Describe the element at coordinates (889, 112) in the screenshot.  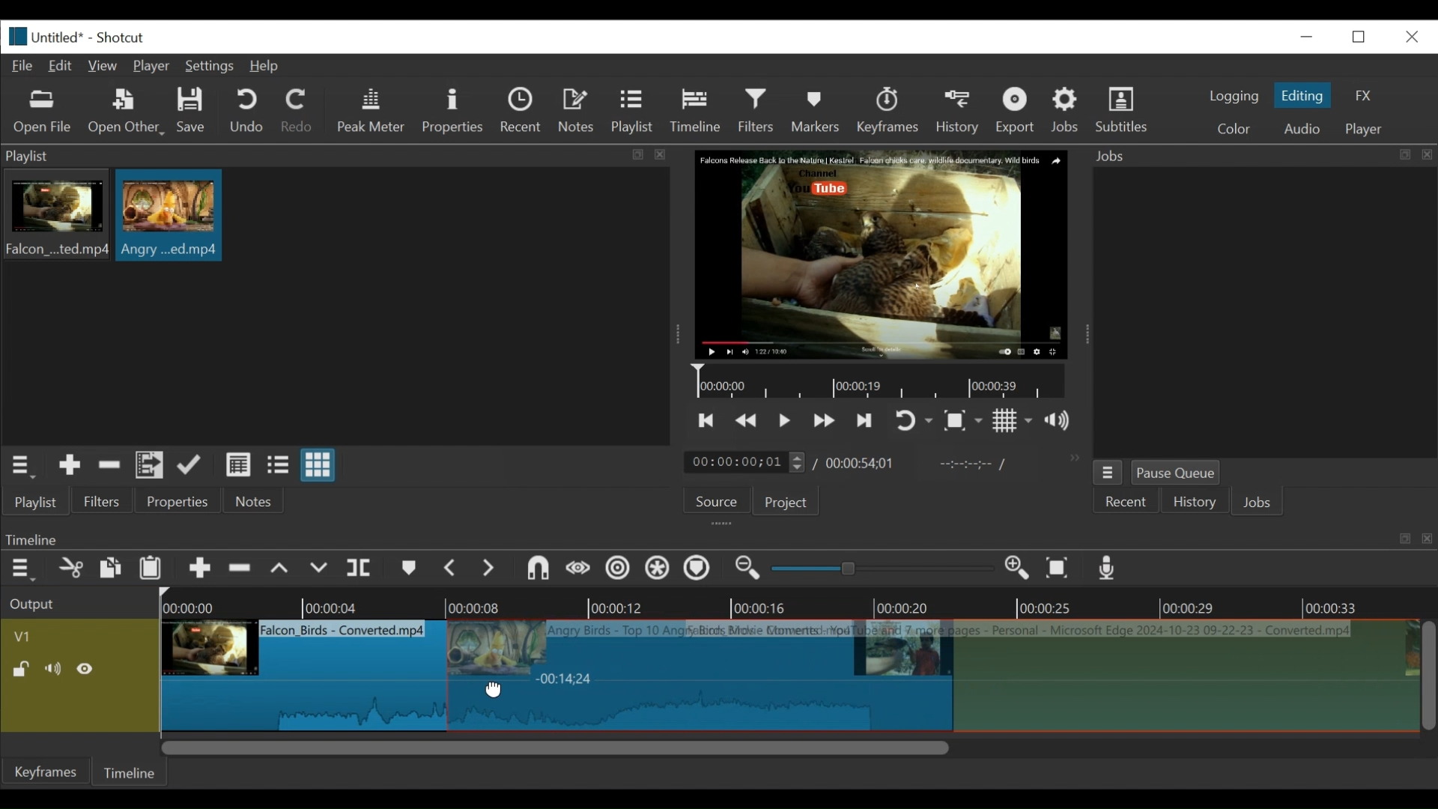
I see `keyframes` at that location.